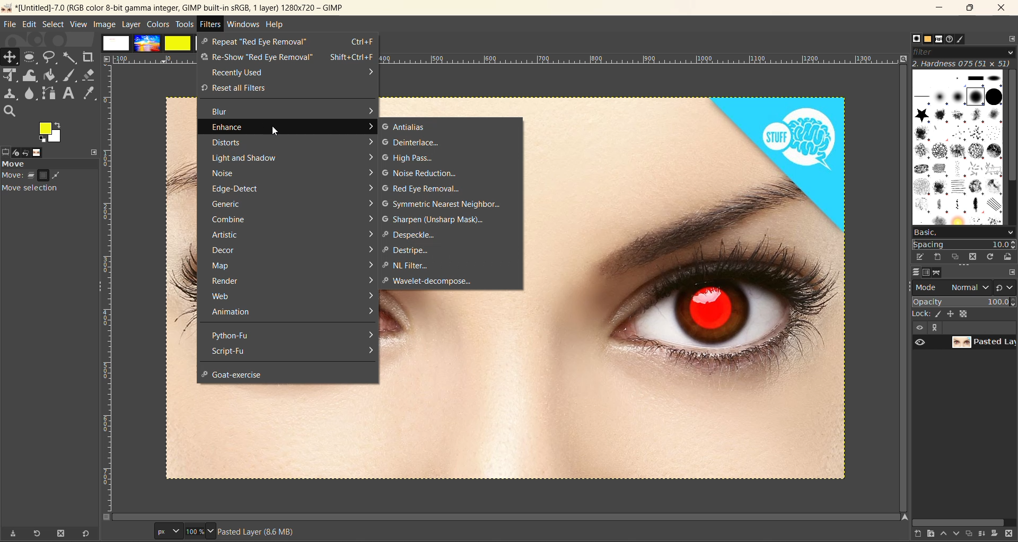 The width and height of the screenshot is (1018, 542). I want to click on NL filter, so click(411, 265).